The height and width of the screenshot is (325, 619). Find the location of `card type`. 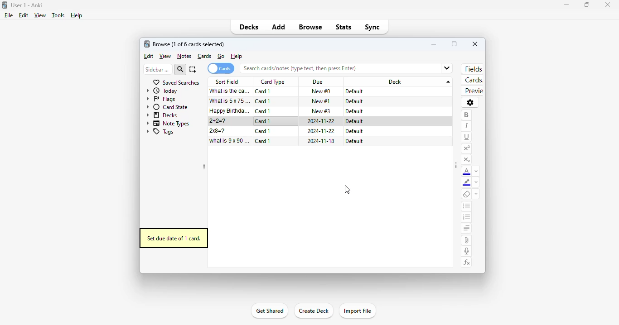

card type is located at coordinates (272, 82).